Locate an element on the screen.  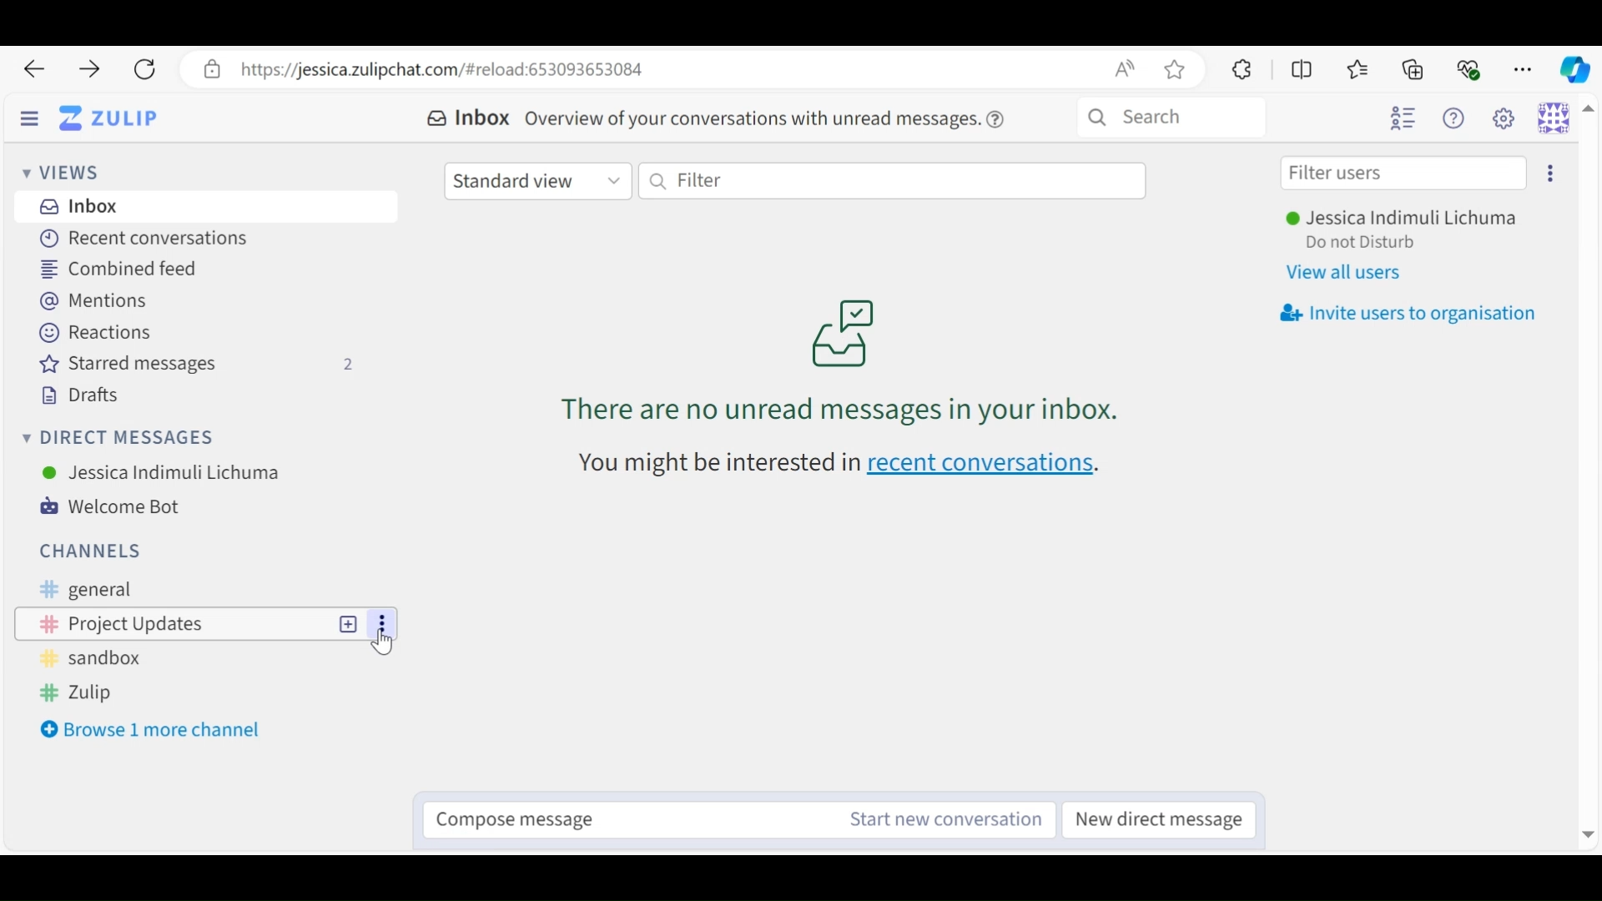
Use is located at coordinates (162, 471).